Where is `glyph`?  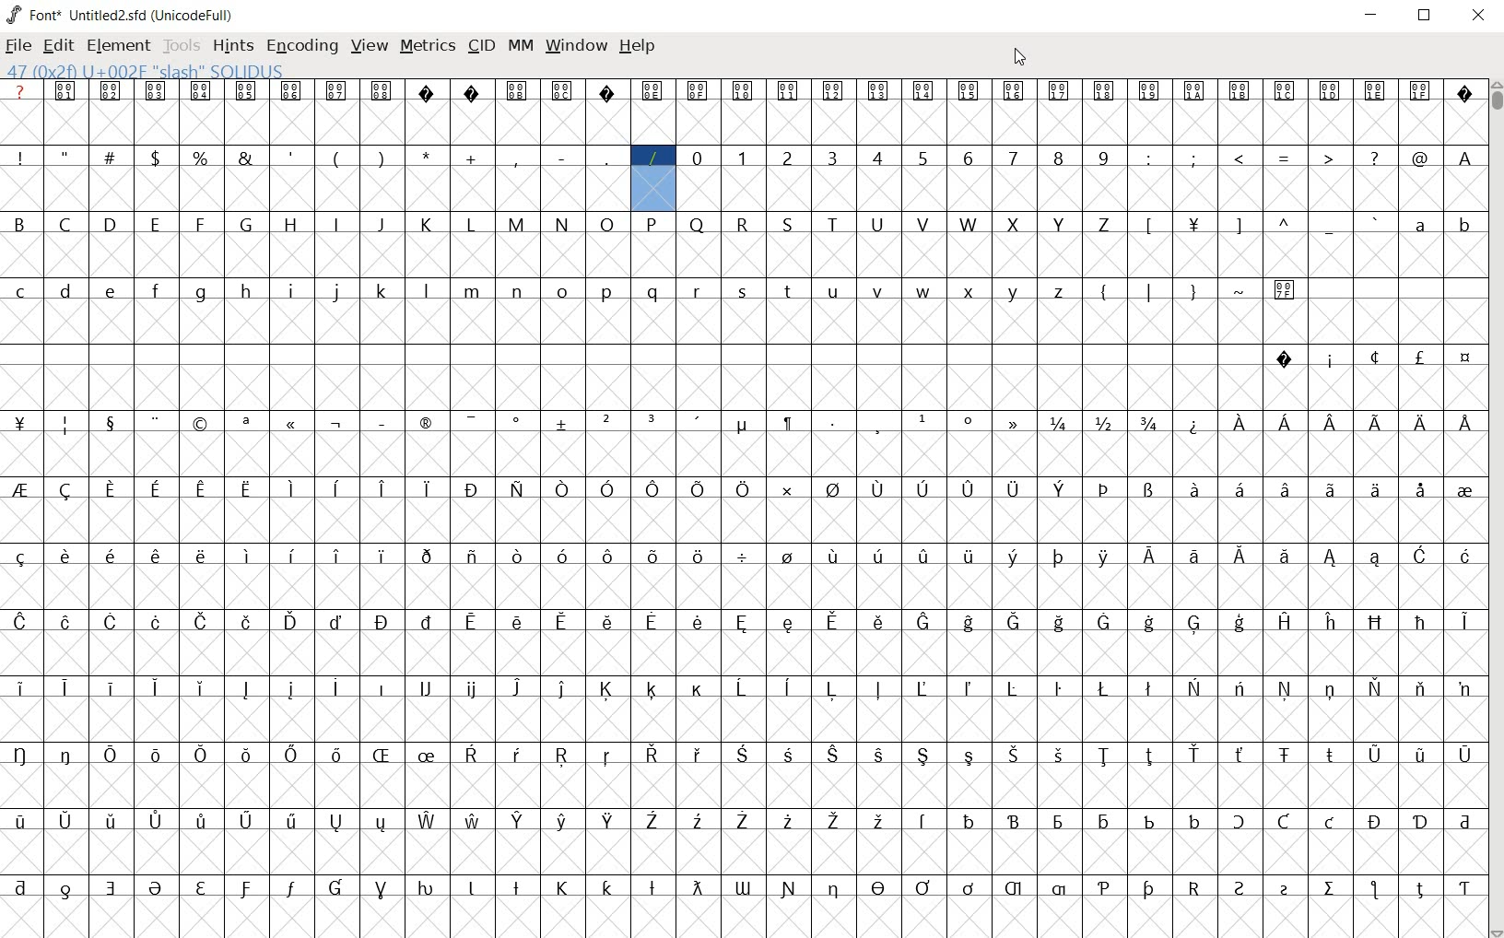 glyph is located at coordinates (155, 290).